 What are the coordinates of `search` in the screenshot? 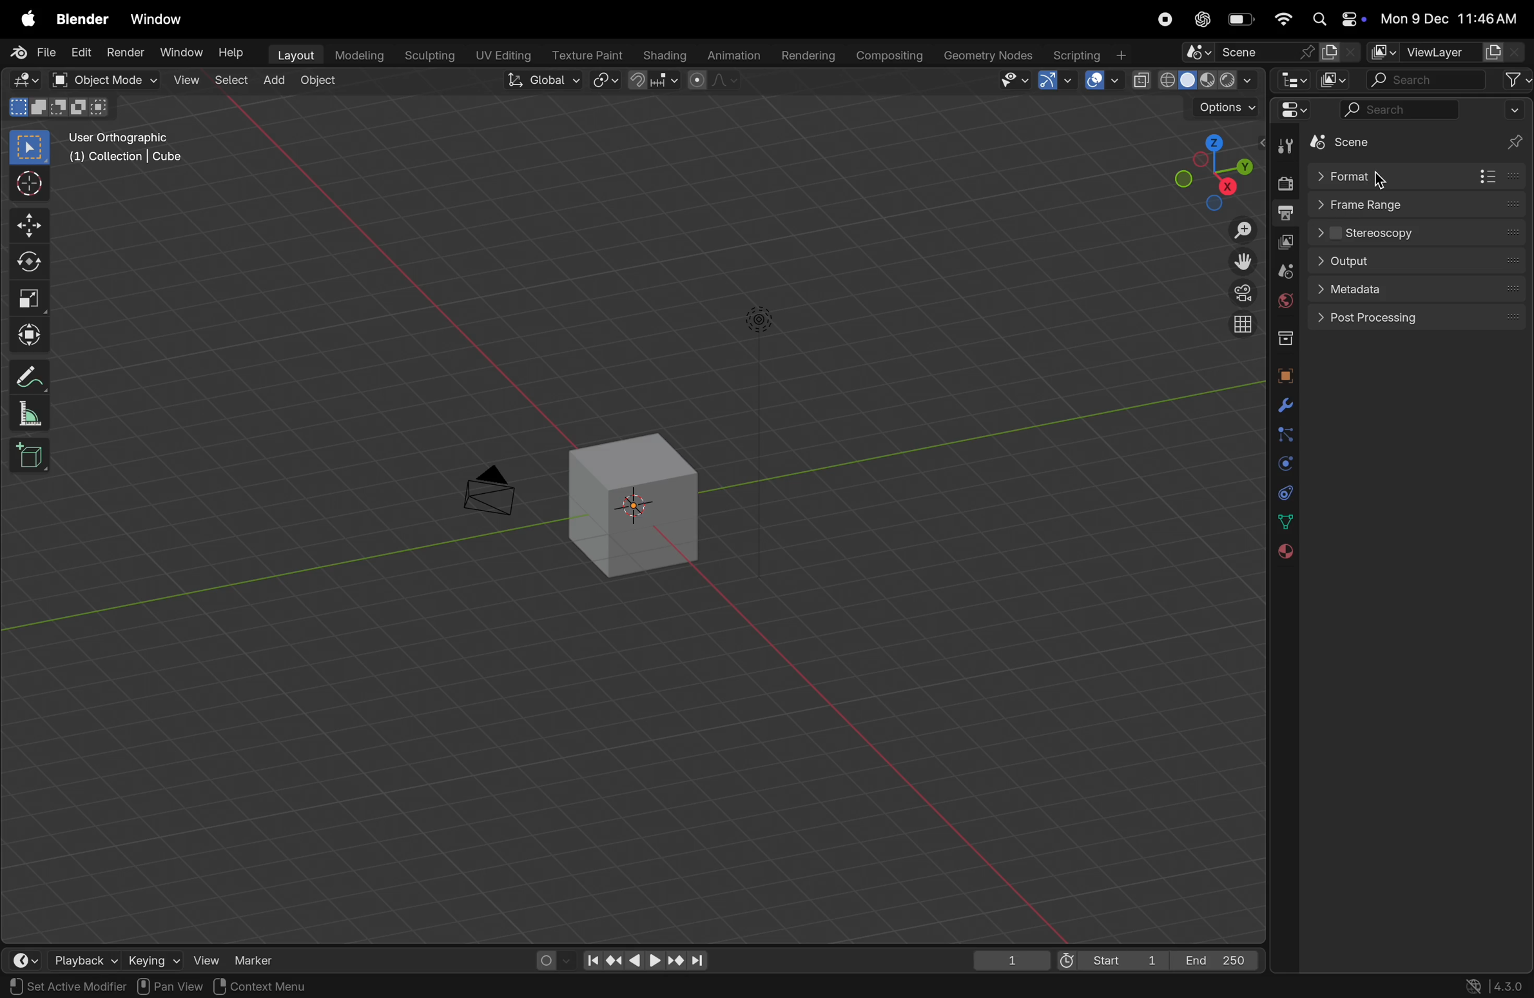 It's located at (1398, 113).